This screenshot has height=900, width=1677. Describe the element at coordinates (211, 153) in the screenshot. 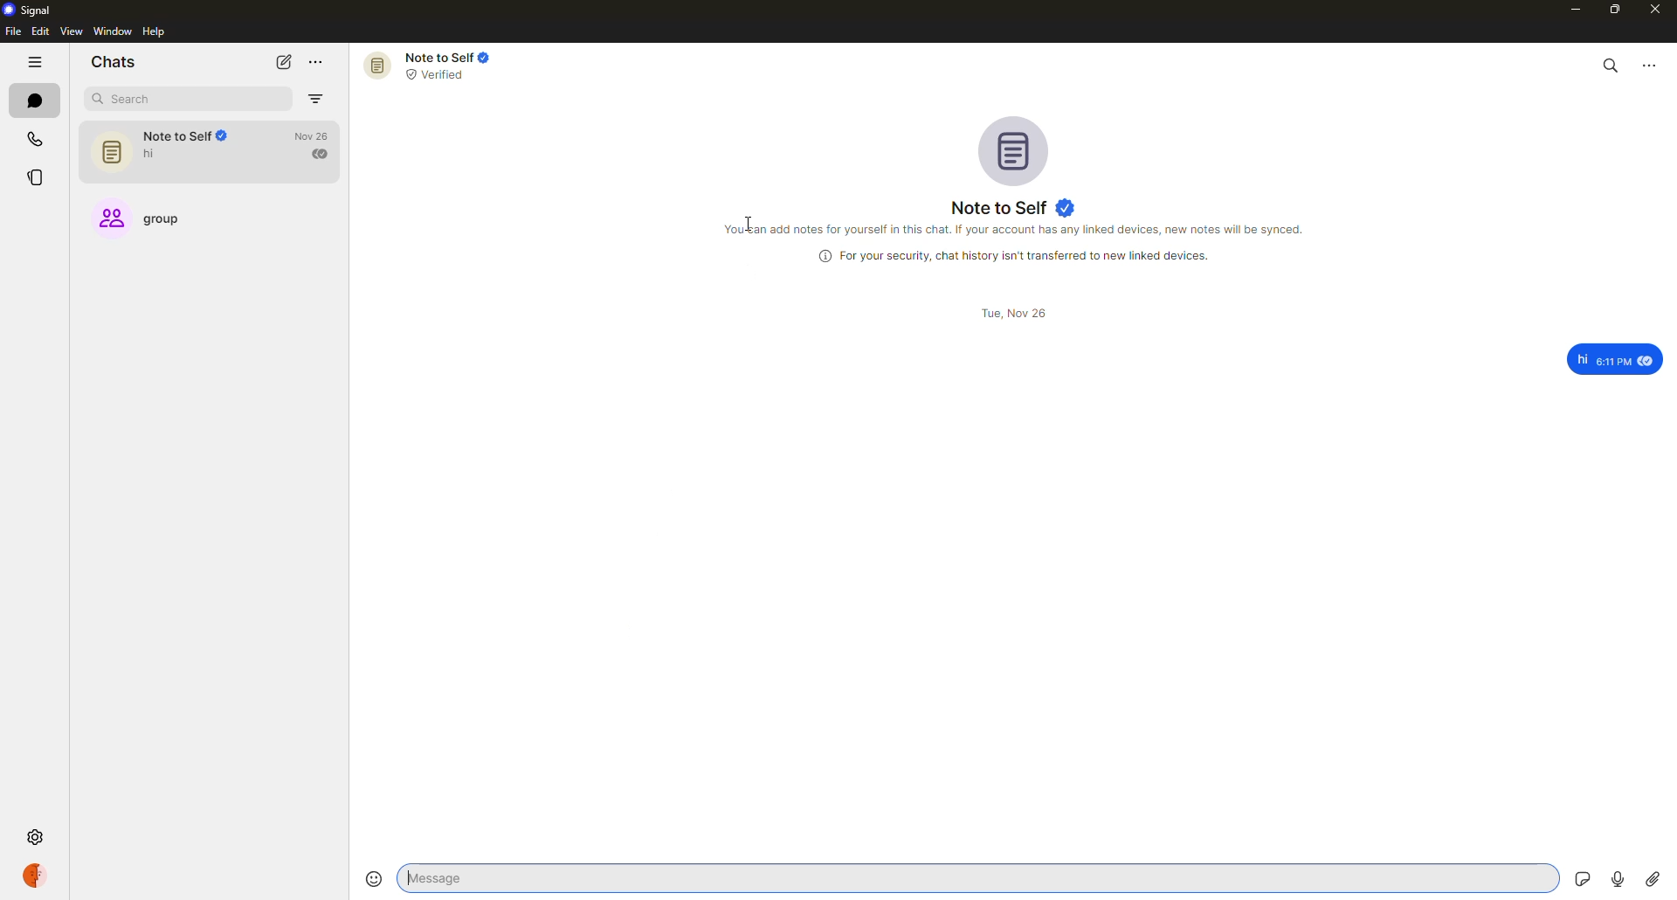

I see `note to self selected` at that location.